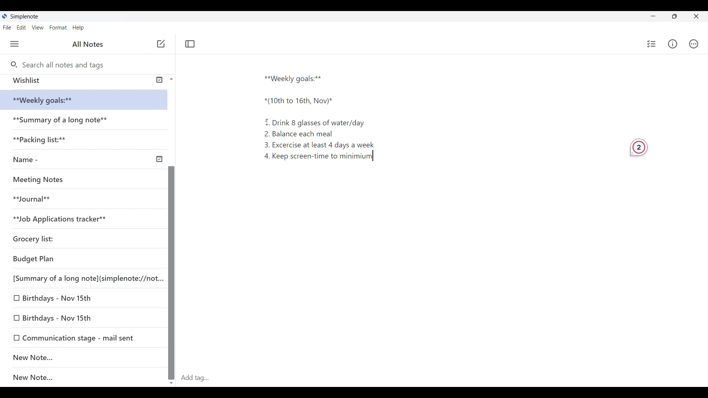 This screenshot has width=708, height=398. Describe the element at coordinates (322, 145) in the screenshot. I see `3. Excercise at least 4 days a week` at that location.